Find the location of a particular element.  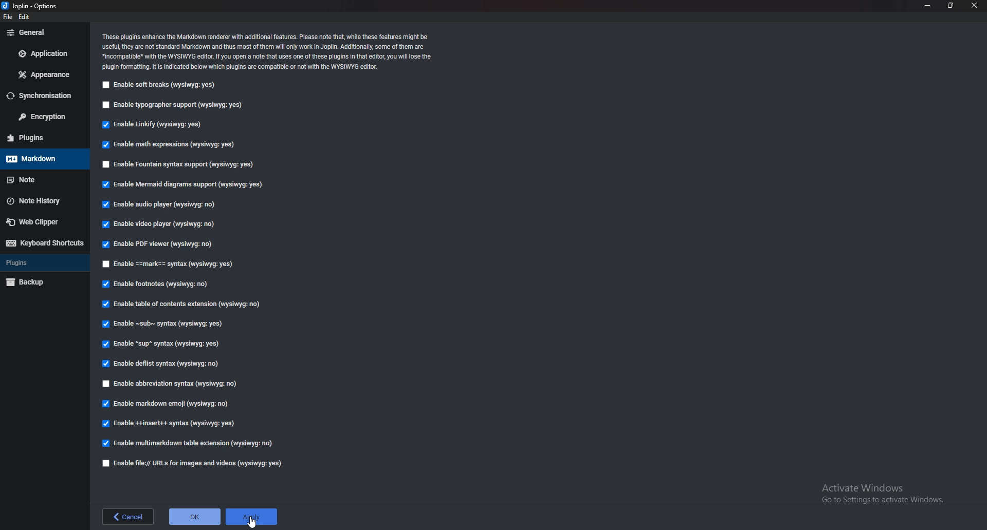

Enable sup syntax is located at coordinates (159, 345).